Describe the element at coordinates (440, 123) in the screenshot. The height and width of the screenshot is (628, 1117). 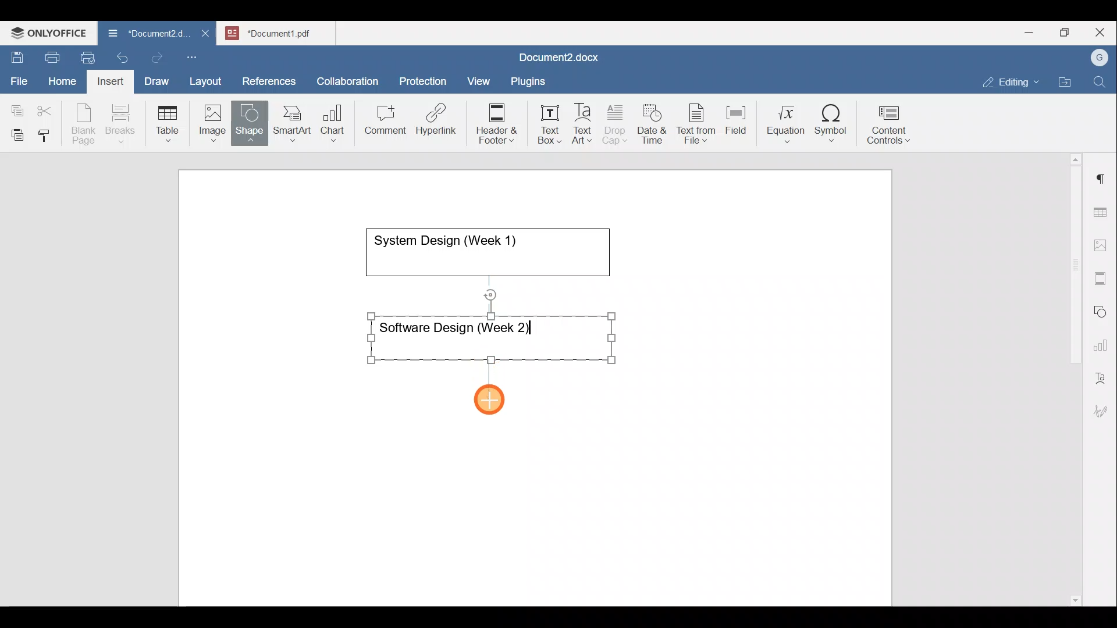
I see `Hyperlink` at that location.